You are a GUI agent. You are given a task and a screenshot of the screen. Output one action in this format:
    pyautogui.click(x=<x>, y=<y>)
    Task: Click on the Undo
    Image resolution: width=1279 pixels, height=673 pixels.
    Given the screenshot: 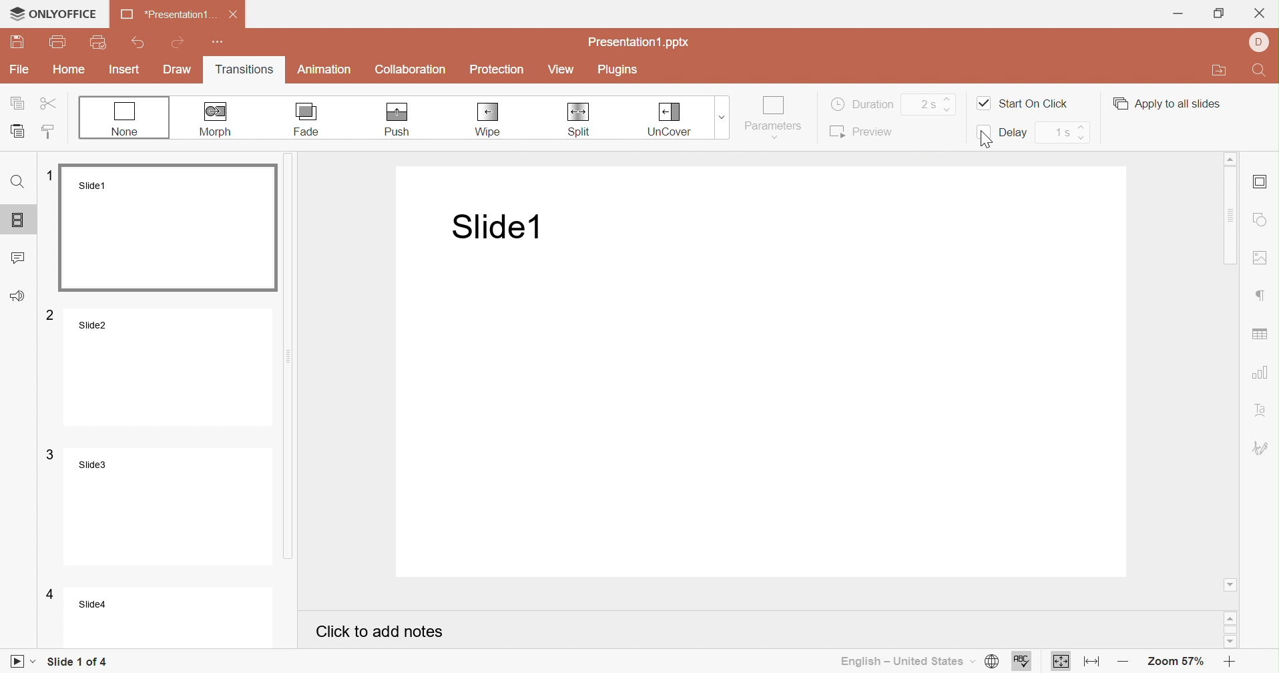 What is the action you would take?
    pyautogui.click(x=140, y=40)
    